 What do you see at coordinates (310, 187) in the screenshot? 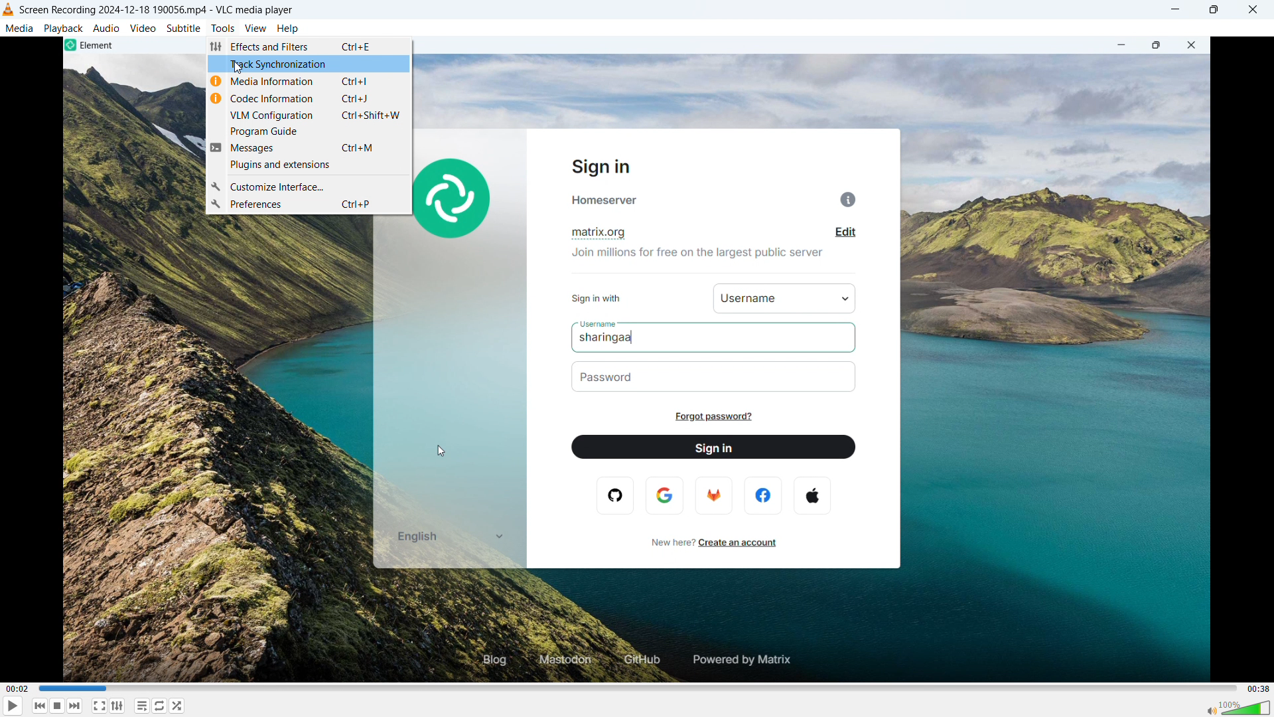
I see `customize interface` at bounding box center [310, 187].